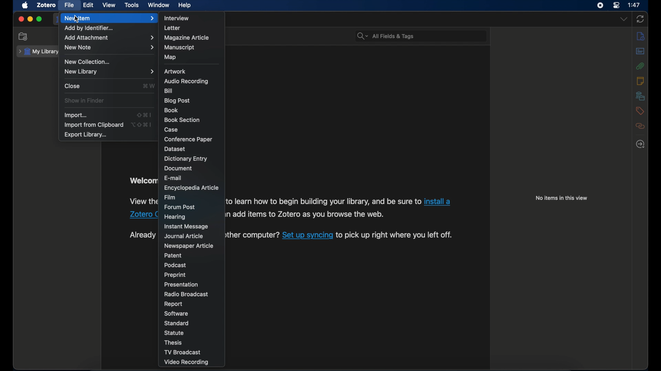  What do you see at coordinates (640, 126) in the screenshot?
I see `related` at bounding box center [640, 126].